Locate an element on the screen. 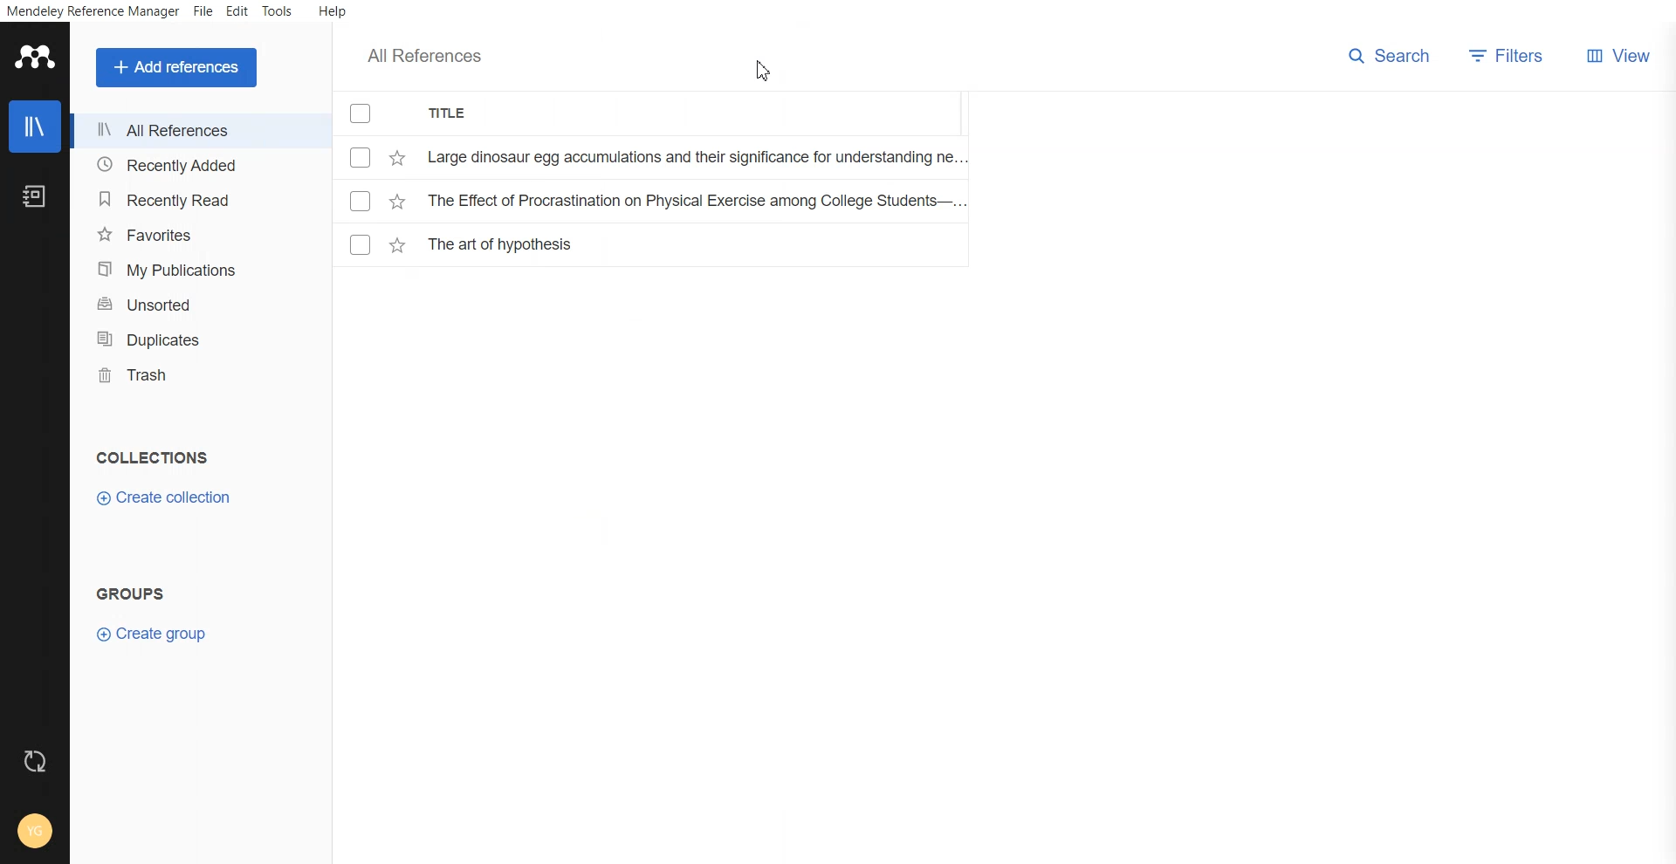  Auto sync is located at coordinates (36, 761).